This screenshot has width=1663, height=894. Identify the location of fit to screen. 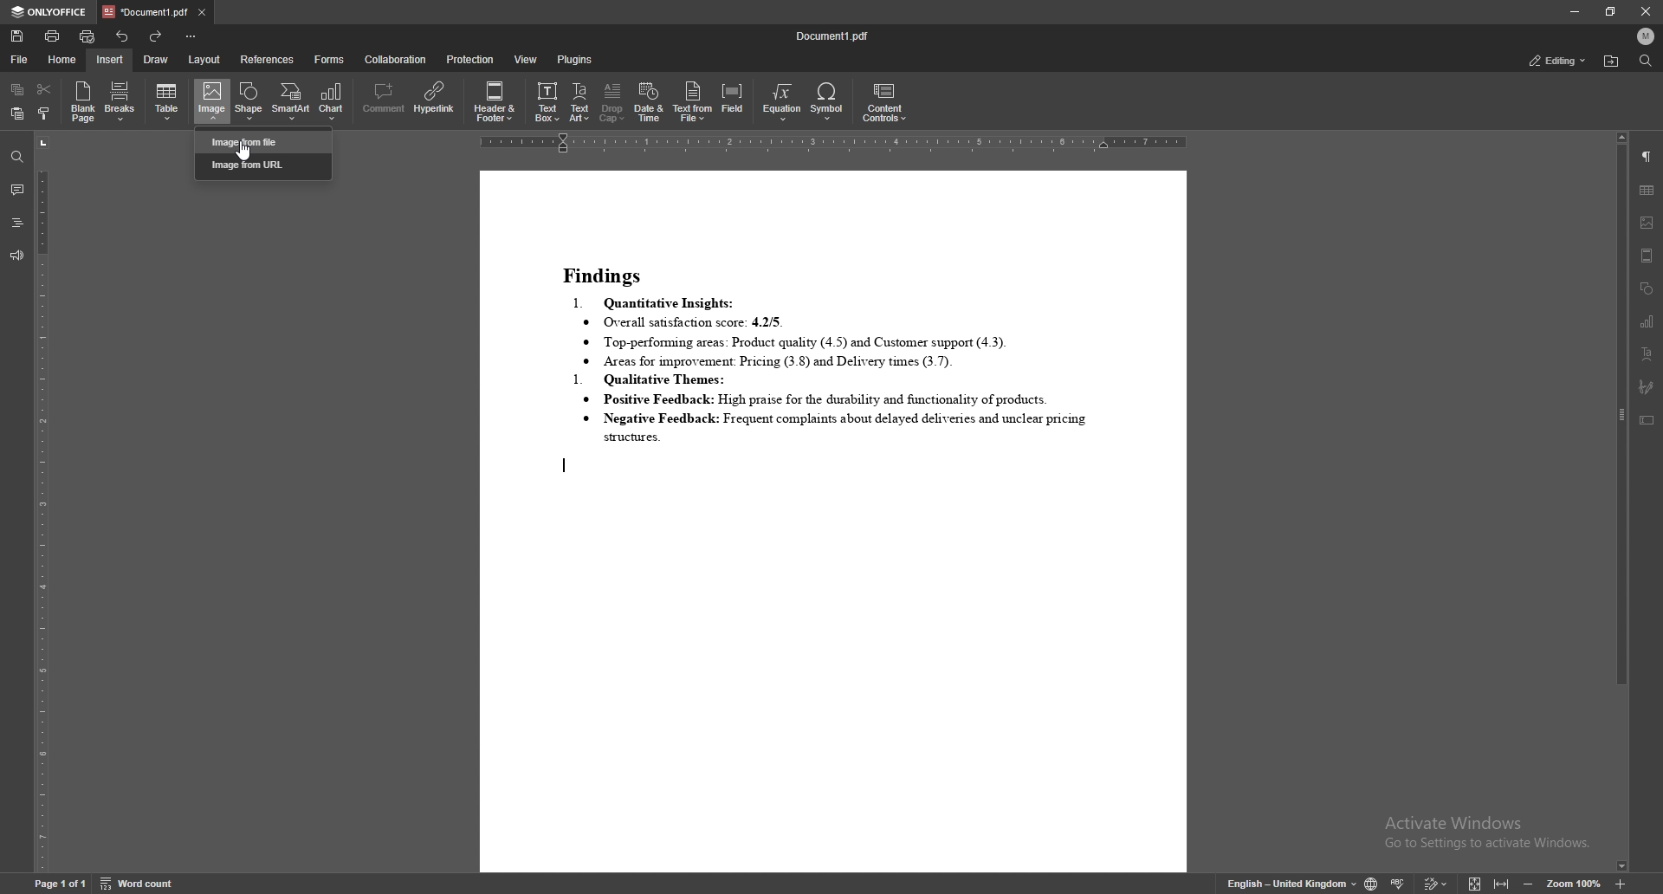
(1475, 883).